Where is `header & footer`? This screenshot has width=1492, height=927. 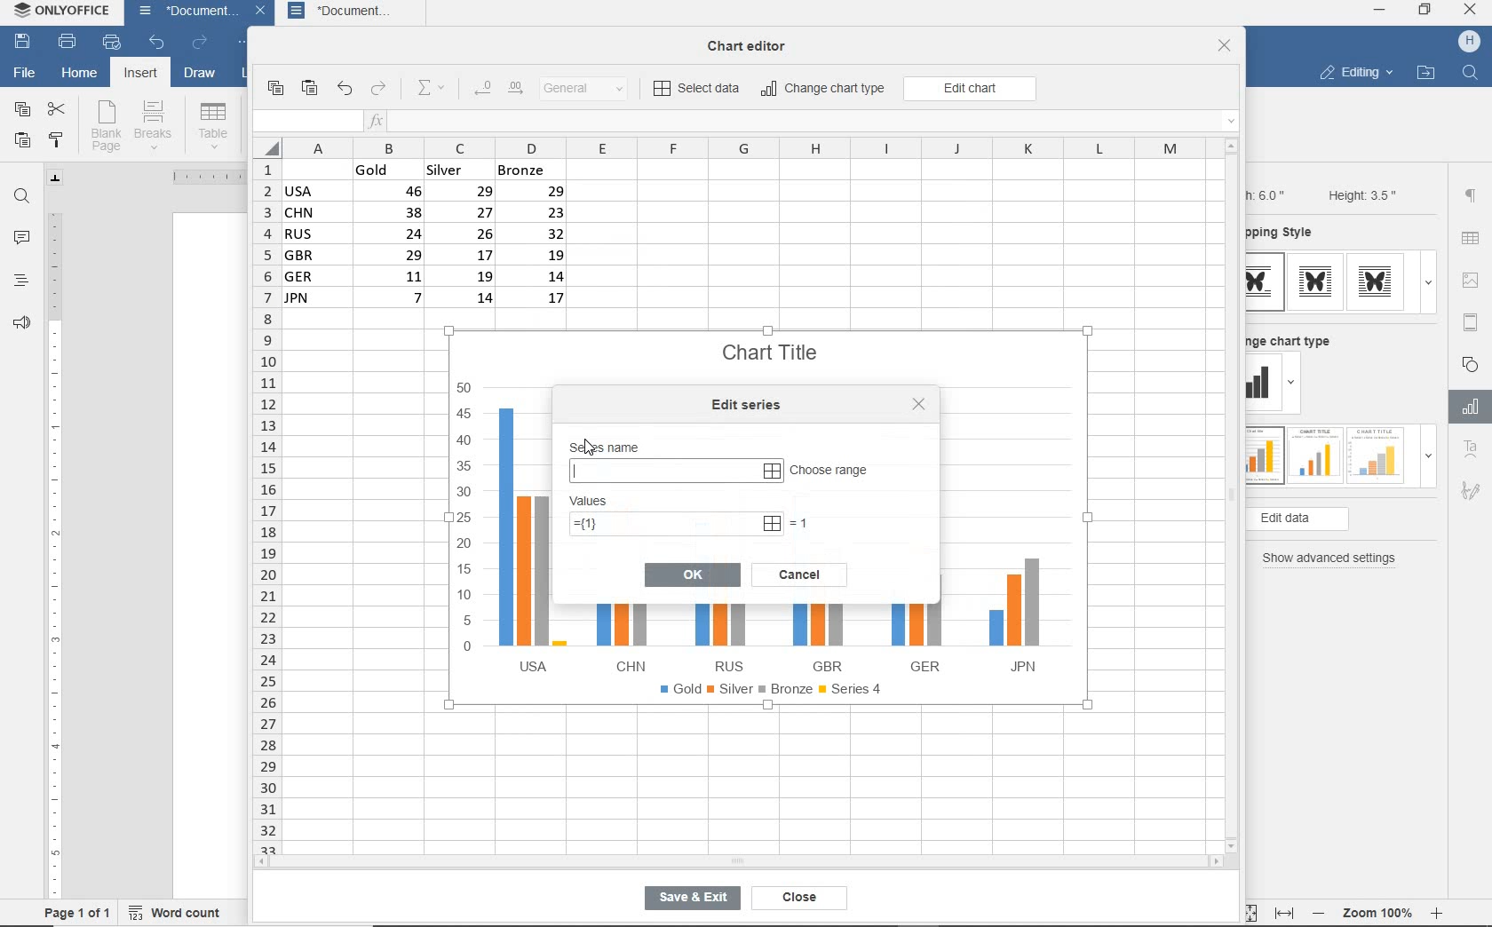 header & footer is located at coordinates (1470, 321).